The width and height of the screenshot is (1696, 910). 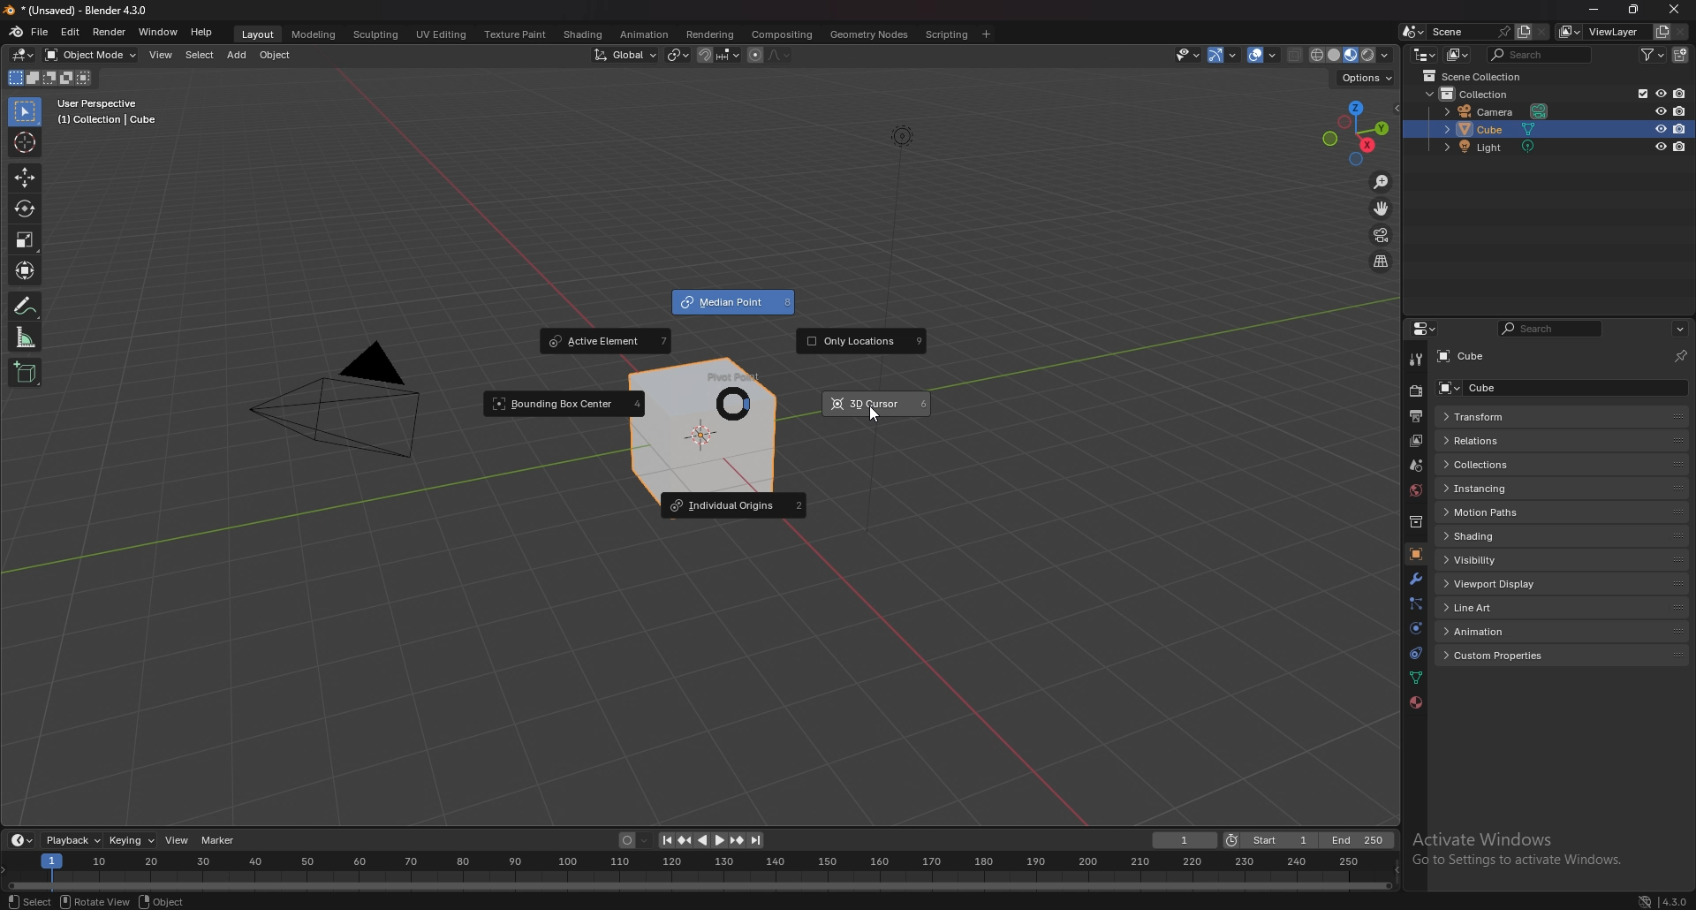 I want to click on transform, so click(x=1534, y=418).